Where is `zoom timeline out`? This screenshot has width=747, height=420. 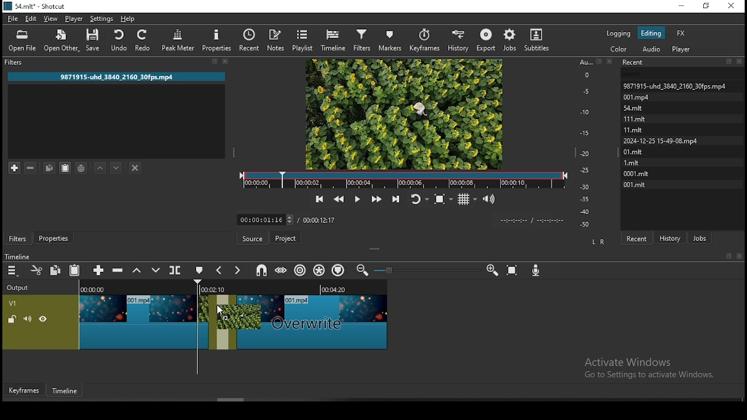 zoom timeline out is located at coordinates (491, 271).